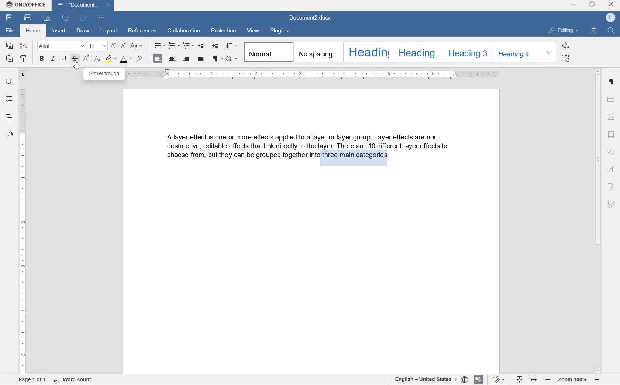  Describe the element at coordinates (139, 58) in the screenshot. I see `case style` at that location.